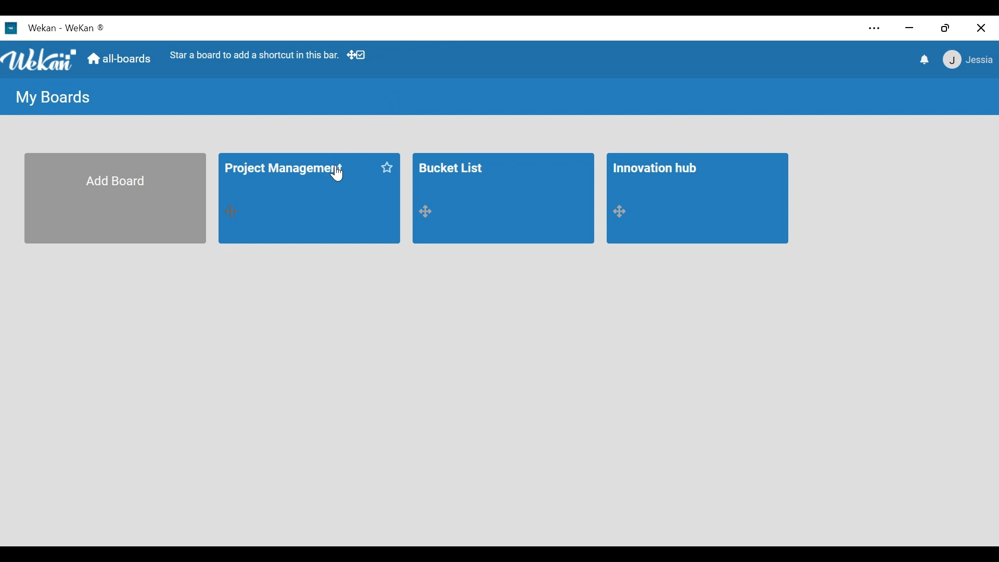  Describe the element at coordinates (31, 28) in the screenshot. I see `Wekan Desktop icon` at that location.